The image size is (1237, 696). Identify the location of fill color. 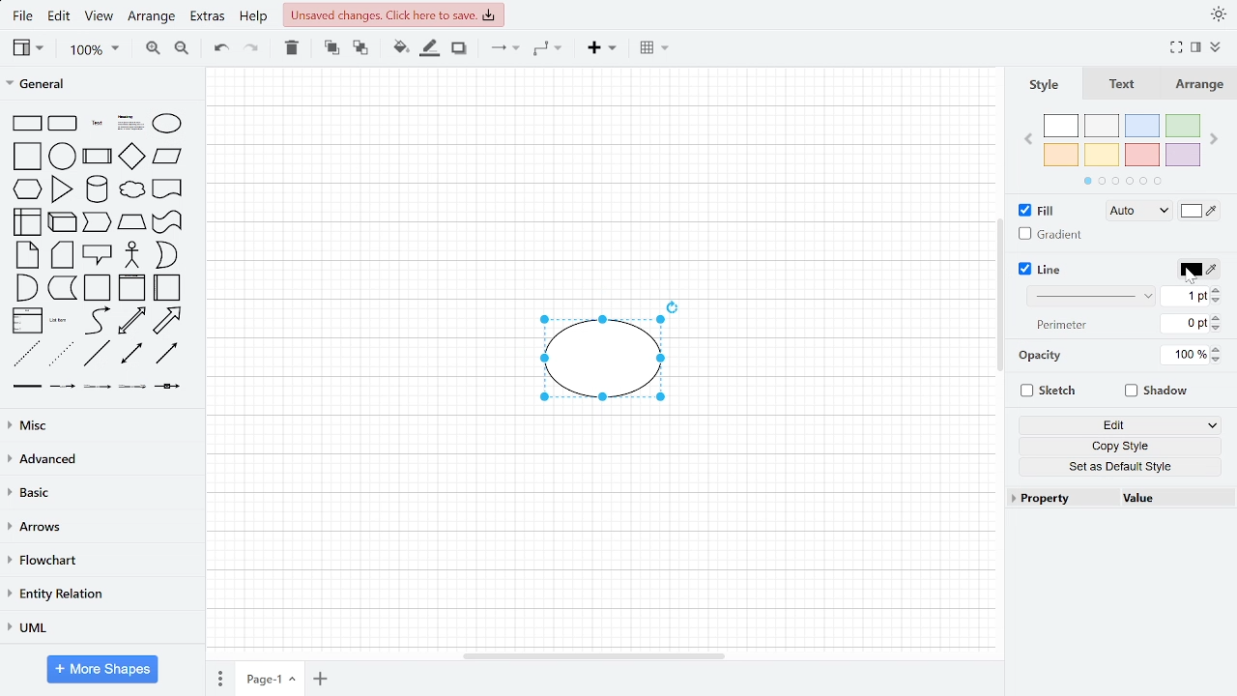
(400, 50).